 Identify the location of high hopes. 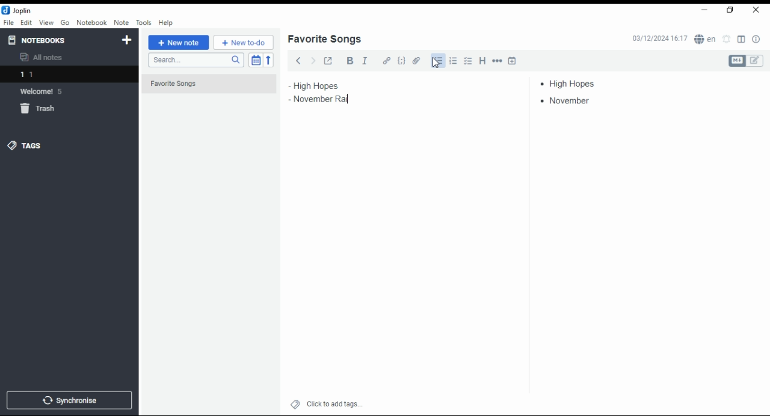
(329, 86).